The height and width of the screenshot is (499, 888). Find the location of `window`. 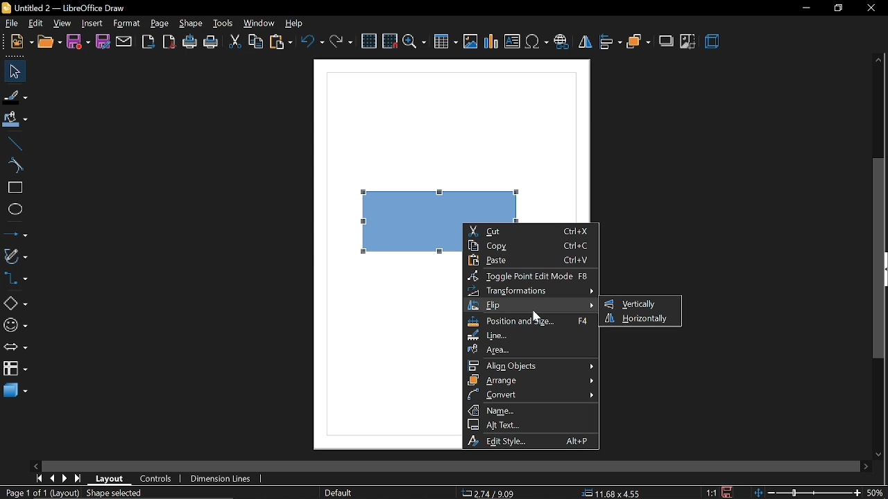

window is located at coordinates (260, 23).